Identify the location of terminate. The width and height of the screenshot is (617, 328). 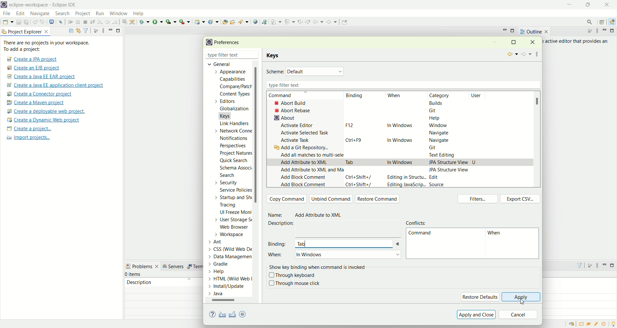
(85, 23).